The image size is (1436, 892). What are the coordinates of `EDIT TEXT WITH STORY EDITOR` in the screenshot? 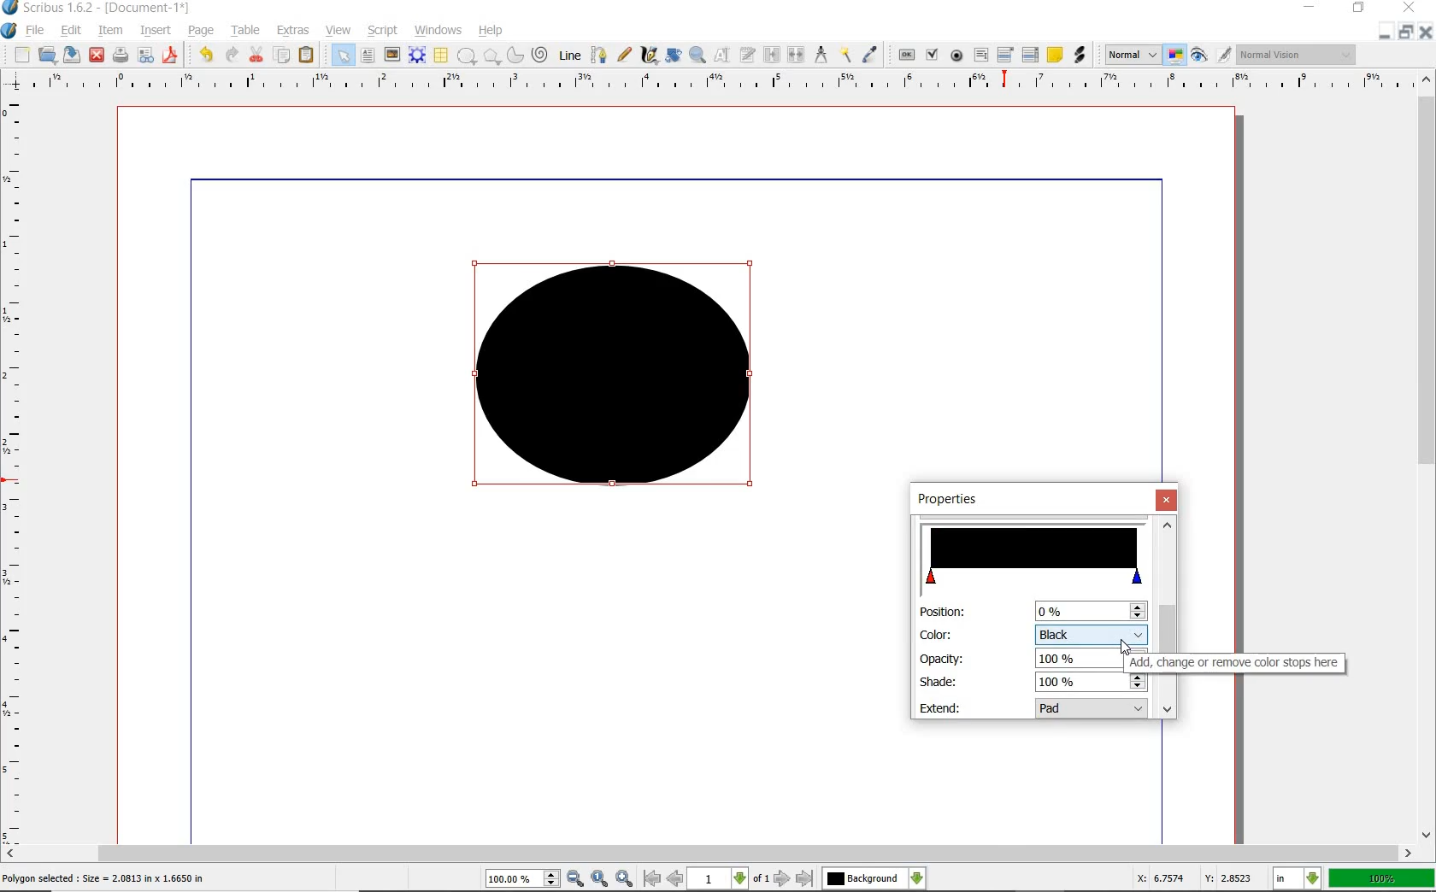 It's located at (748, 55).